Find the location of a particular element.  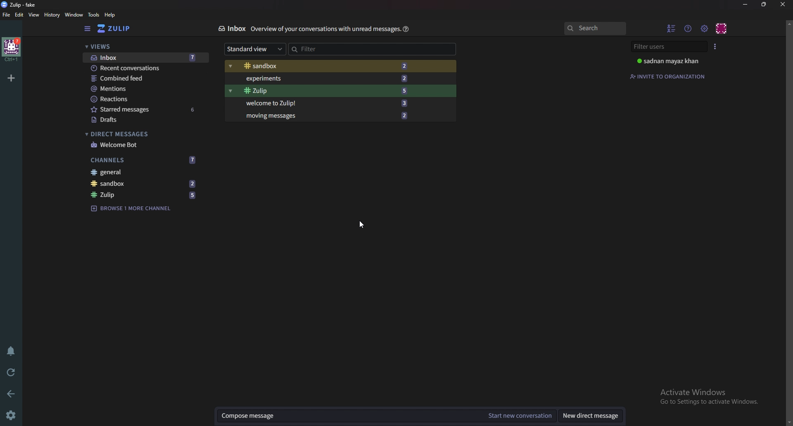

Standard view is located at coordinates (255, 48).